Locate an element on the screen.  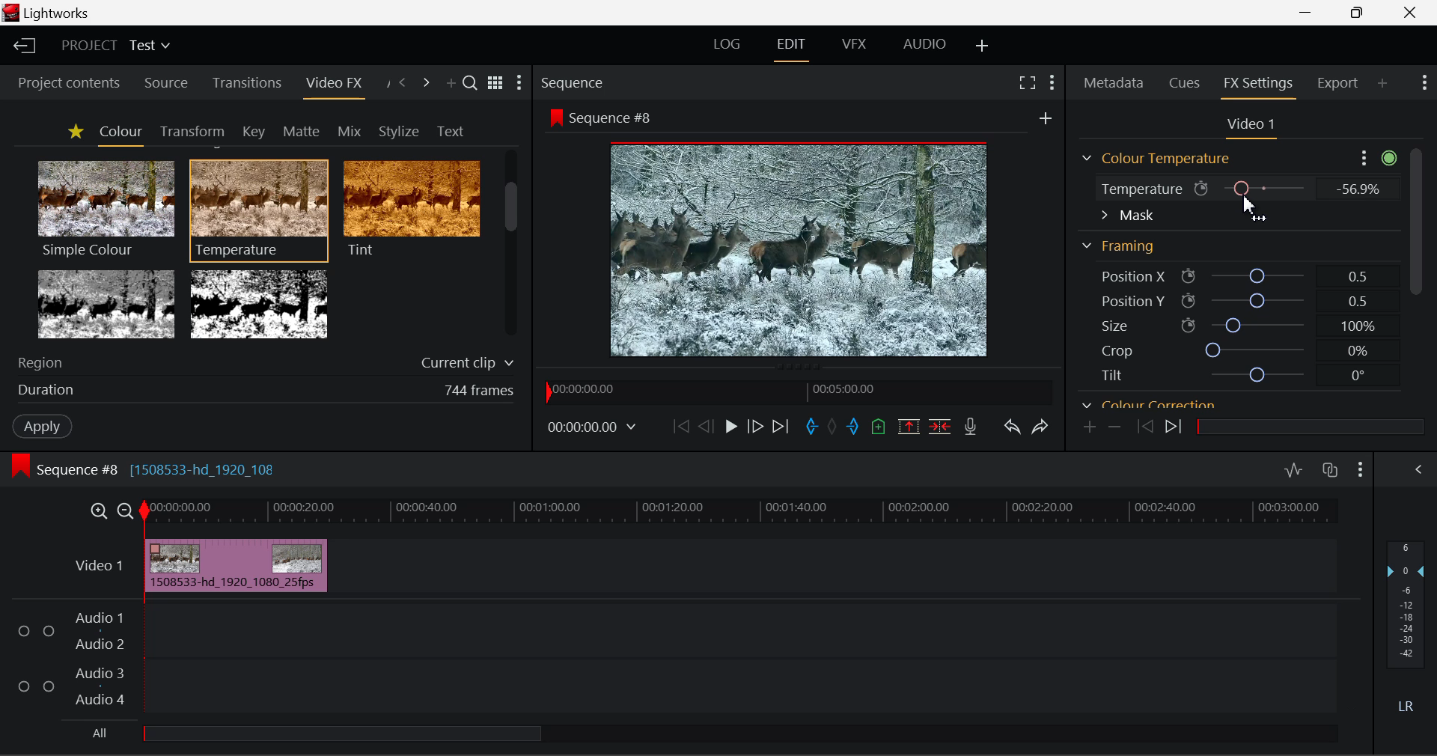
Matte is located at coordinates (301, 131).